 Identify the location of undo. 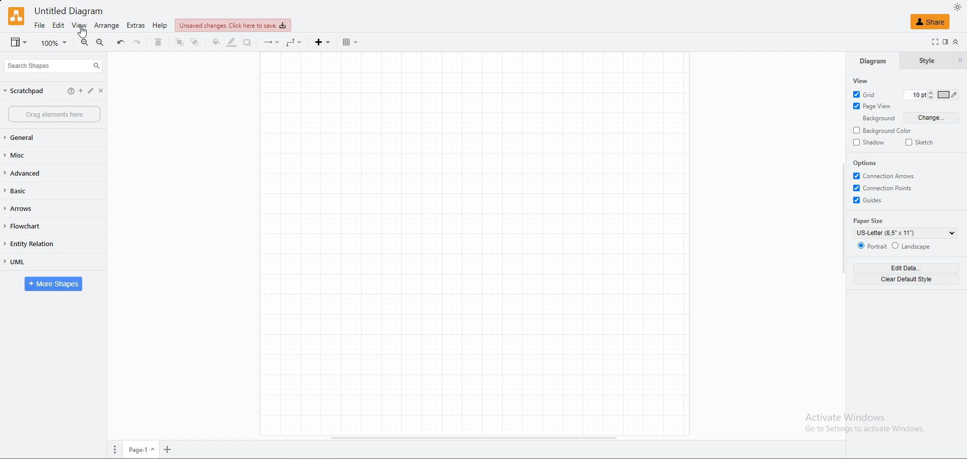
(121, 43).